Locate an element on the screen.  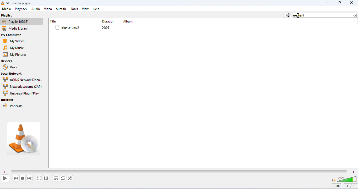
elephant.mp3 is located at coordinates (78, 27).